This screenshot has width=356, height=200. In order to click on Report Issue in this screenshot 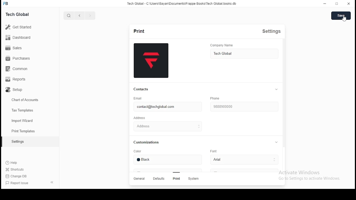, I will do `click(18, 184)`.